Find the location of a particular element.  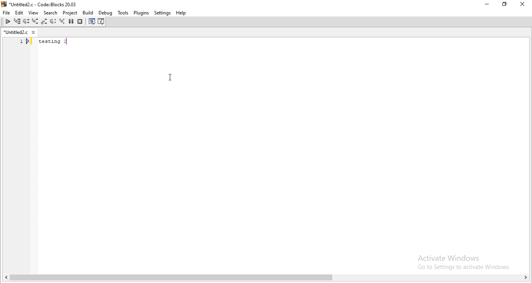

help is located at coordinates (181, 13).